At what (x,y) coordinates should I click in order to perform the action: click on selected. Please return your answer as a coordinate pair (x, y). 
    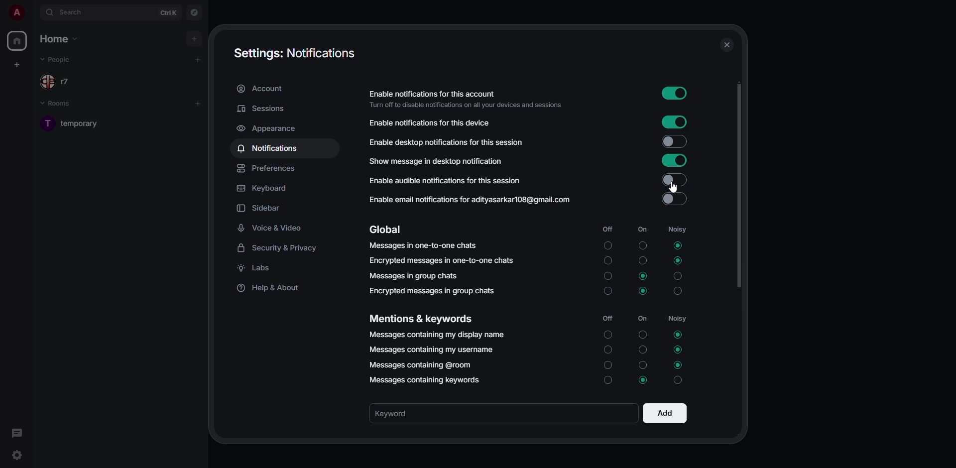
    Looking at the image, I should click on (644, 275).